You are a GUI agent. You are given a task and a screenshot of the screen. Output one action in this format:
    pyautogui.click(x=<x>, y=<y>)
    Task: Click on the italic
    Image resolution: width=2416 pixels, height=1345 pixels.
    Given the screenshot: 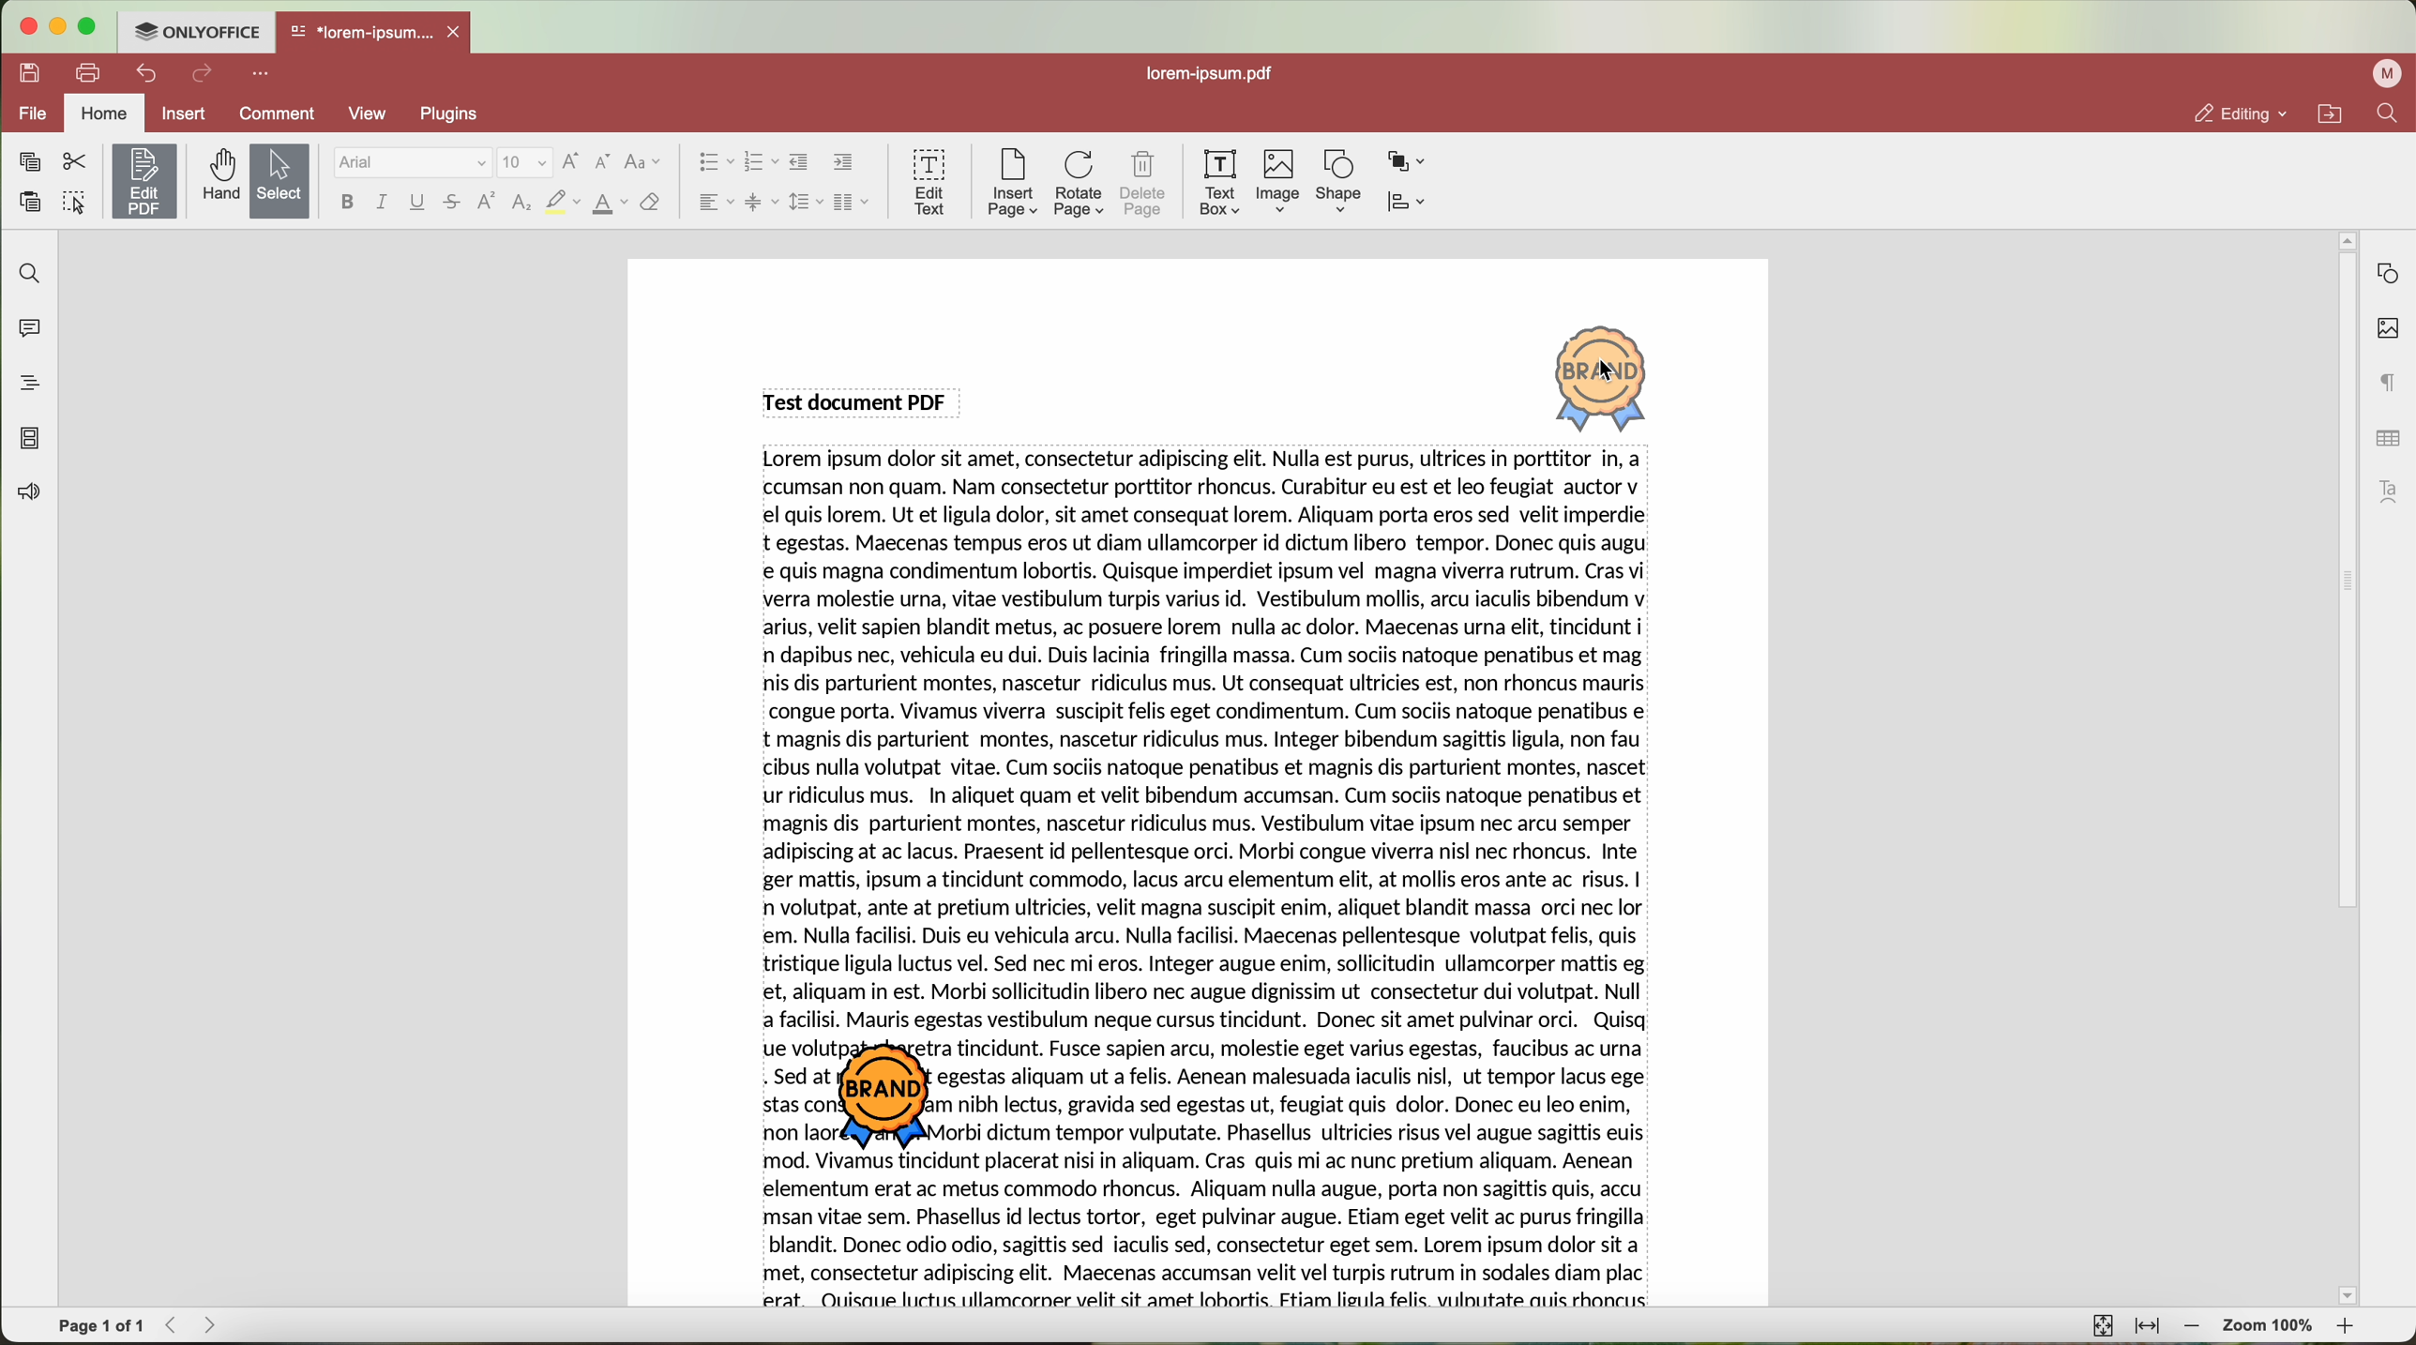 What is the action you would take?
    pyautogui.click(x=382, y=202)
    